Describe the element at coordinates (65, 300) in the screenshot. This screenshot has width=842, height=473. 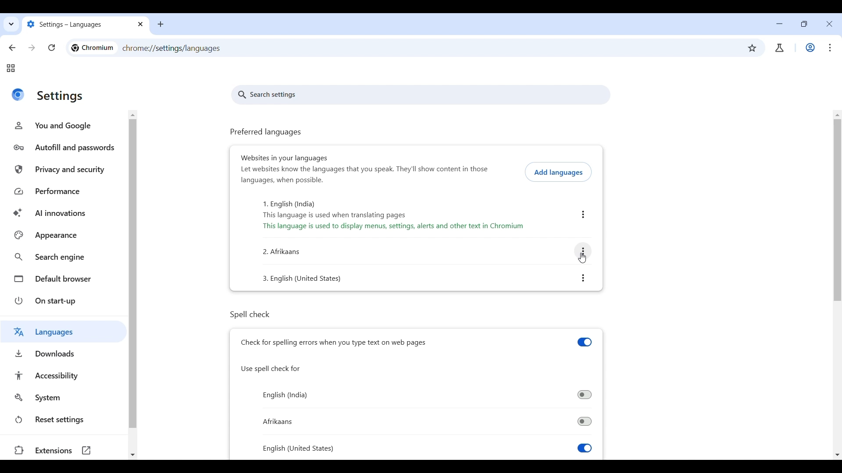
I see `On start up` at that location.